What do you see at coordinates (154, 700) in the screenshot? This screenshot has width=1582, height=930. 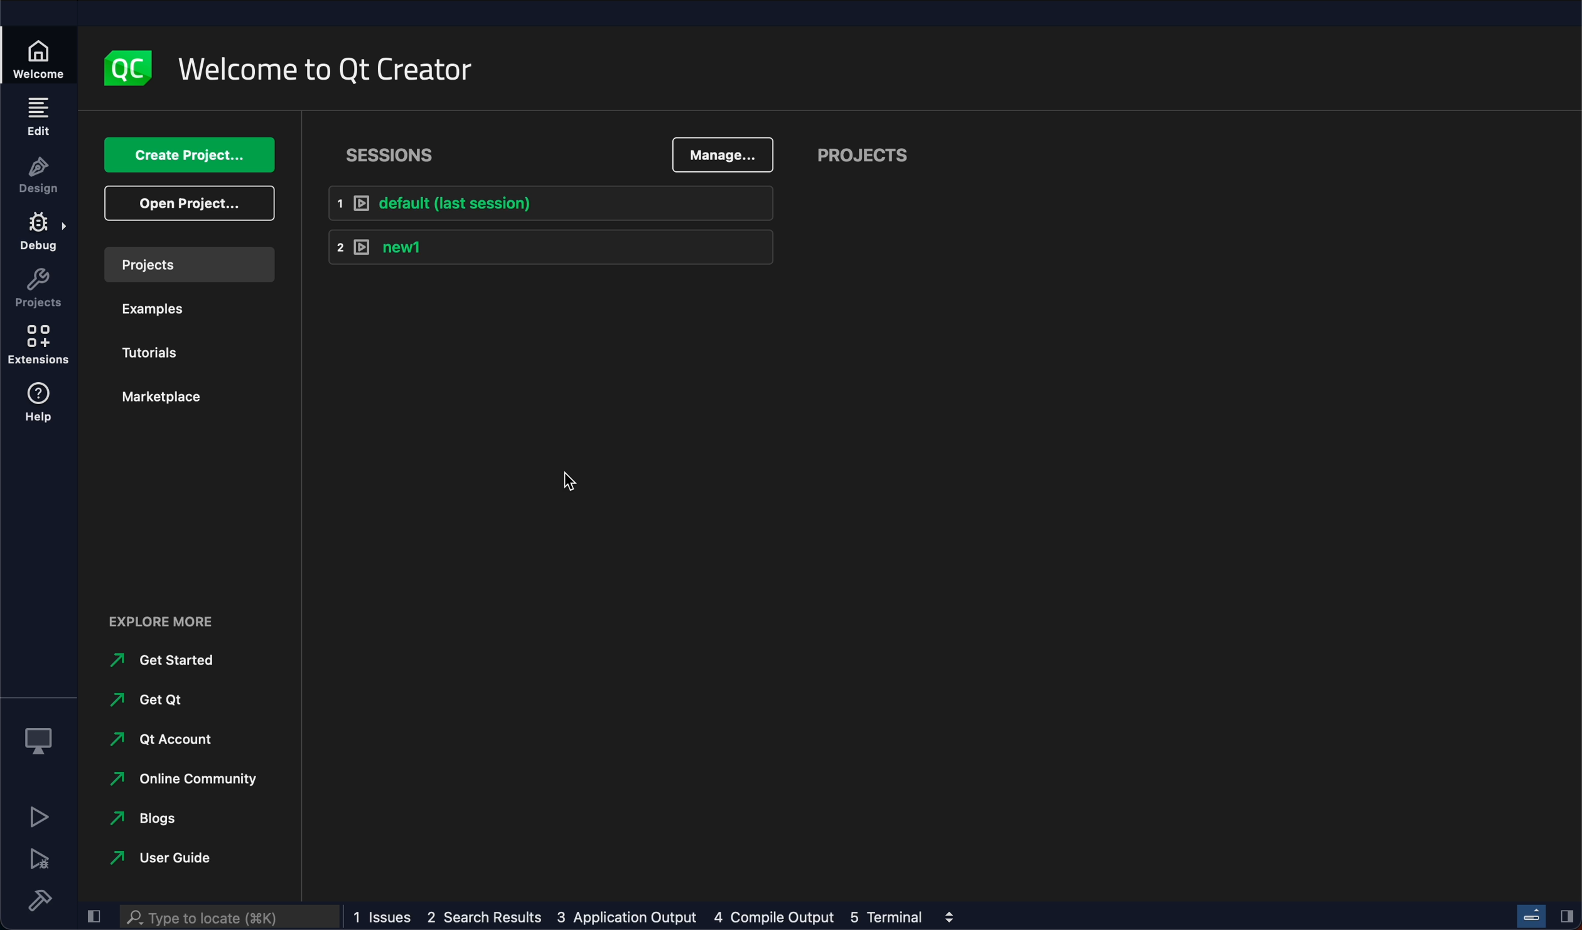 I see `get qt` at bounding box center [154, 700].